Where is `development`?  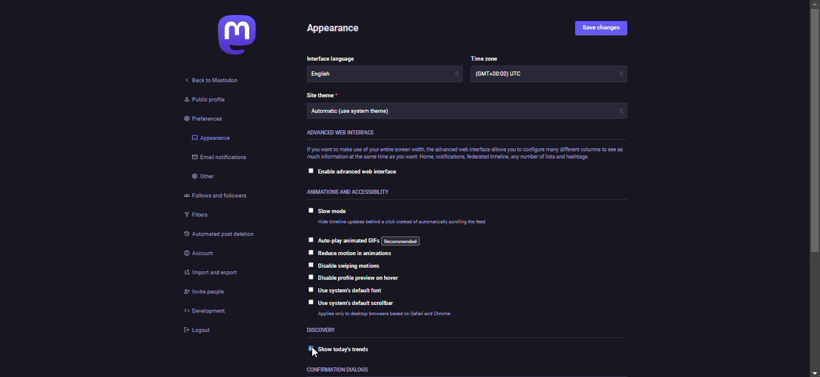
development is located at coordinates (207, 310).